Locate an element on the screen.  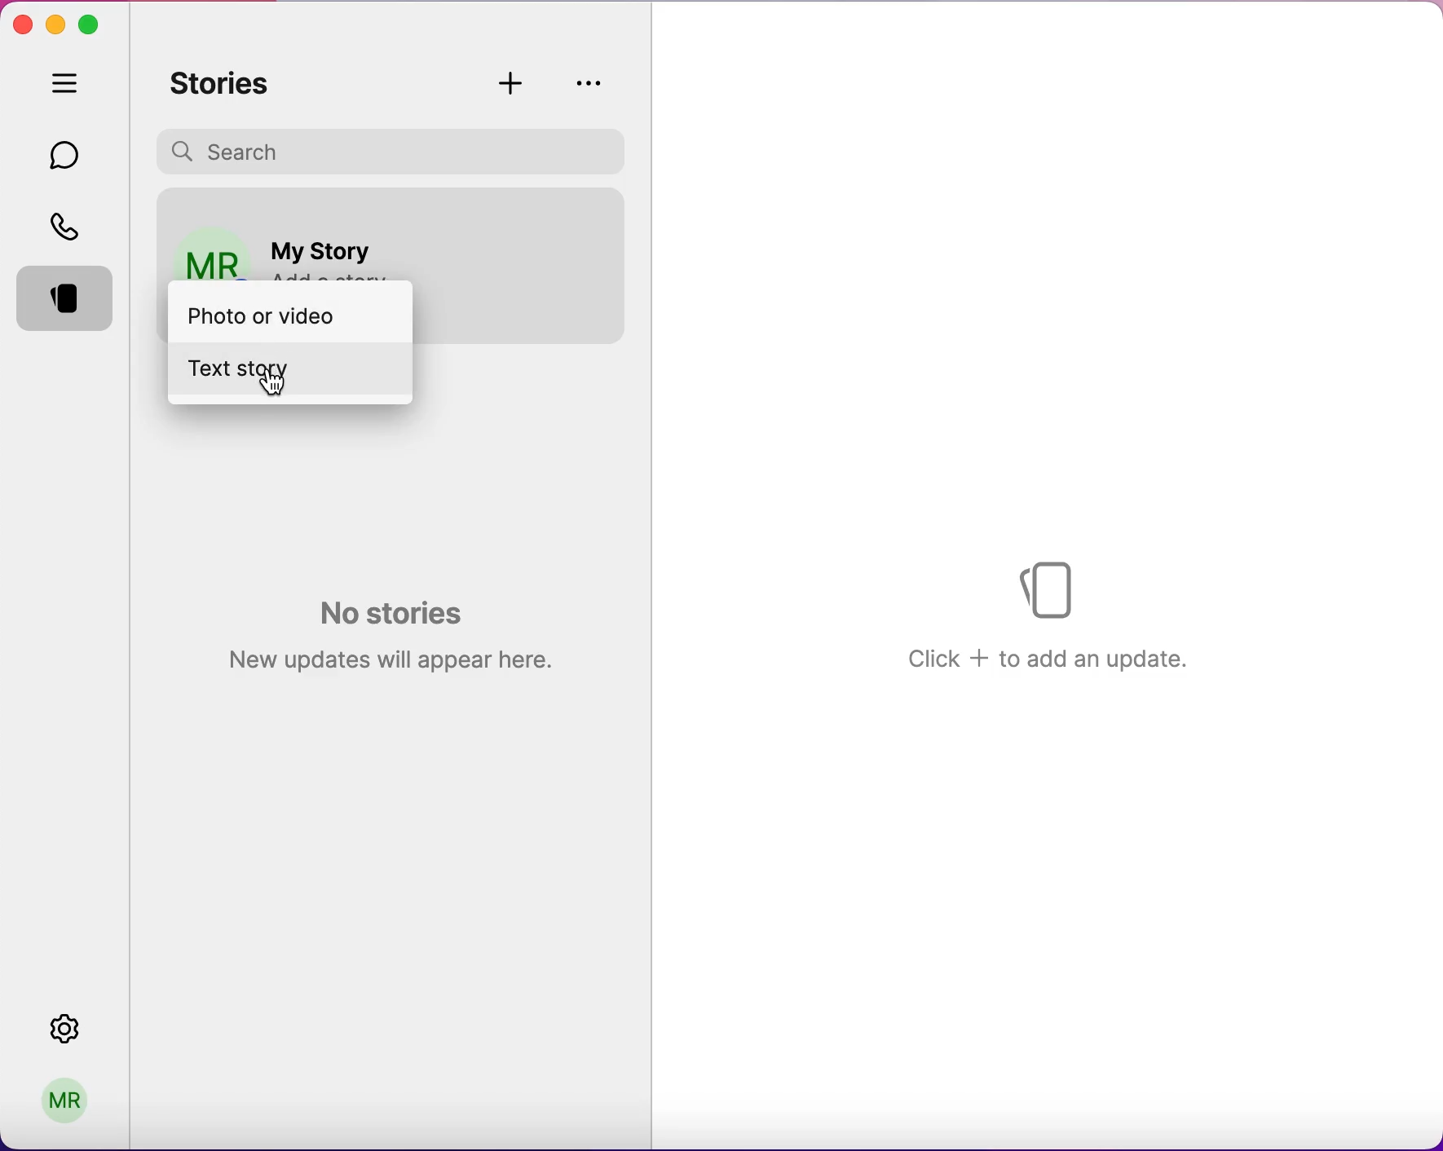
minimize is located at coordinates (56, 21).